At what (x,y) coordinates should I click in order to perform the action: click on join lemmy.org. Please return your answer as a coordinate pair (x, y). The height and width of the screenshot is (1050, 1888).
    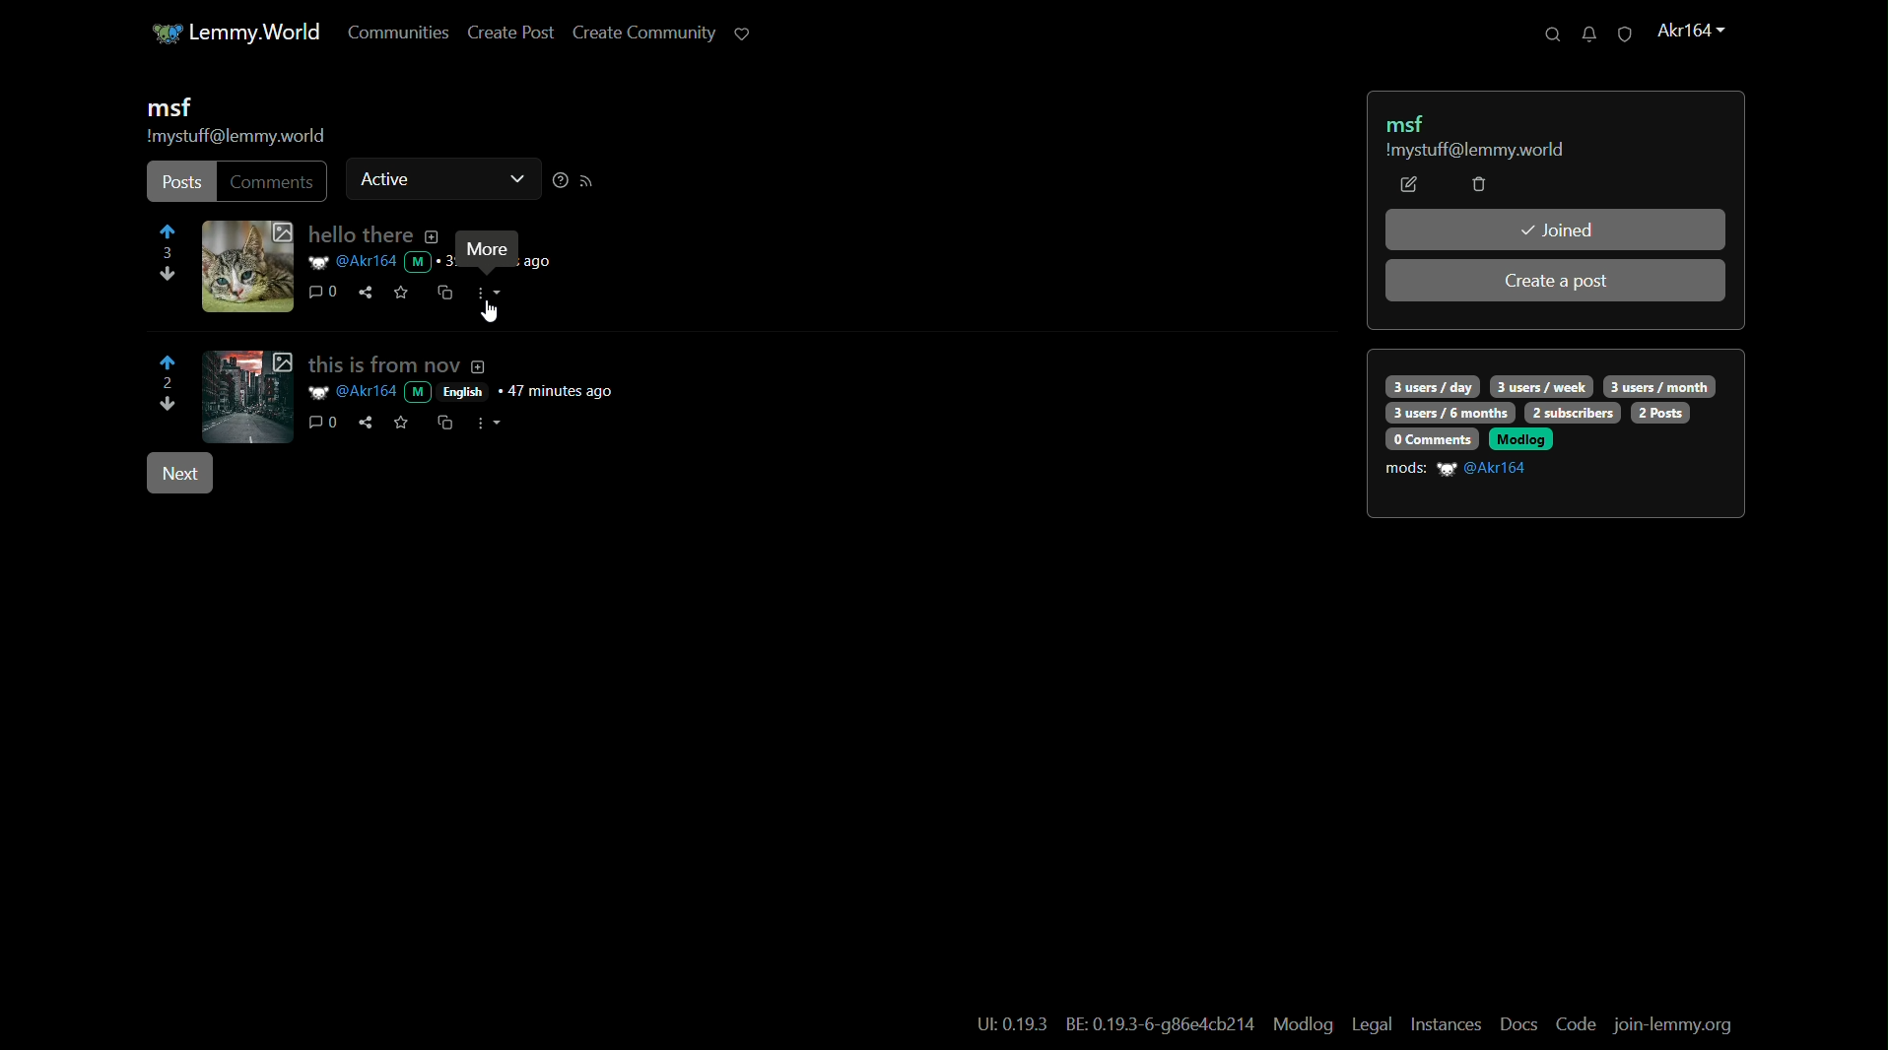
    Looking at the image, I should click on (1675, 1026).